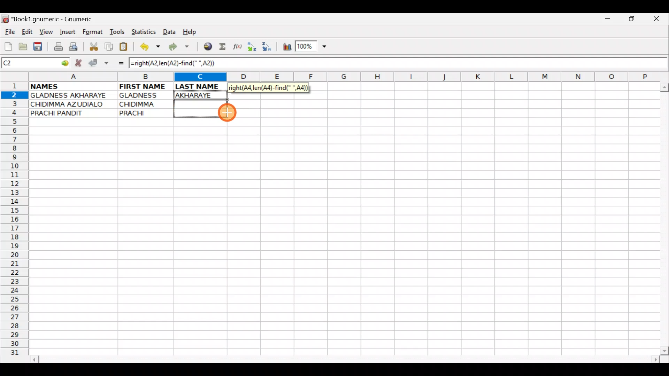  Describe the element at coordinates (190, 32) in the screenshot. I see `Help` at that location.